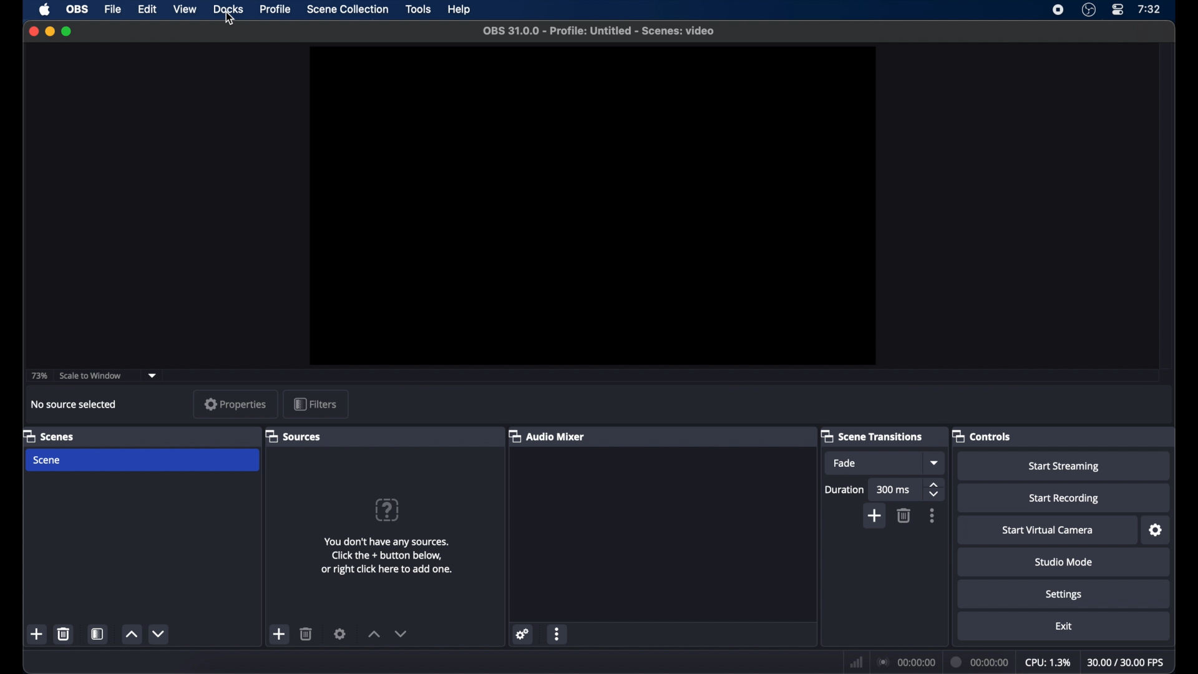 This screenshot has width=1198, height=674. Describe the element at coordinates (158, 633) in the screenshot. I see `decrement` at that location.